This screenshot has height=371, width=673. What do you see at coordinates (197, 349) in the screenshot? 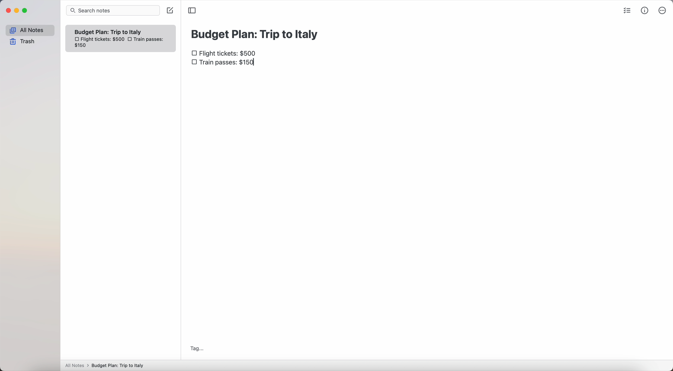
I see `tag` at bounding box center [197, 349].